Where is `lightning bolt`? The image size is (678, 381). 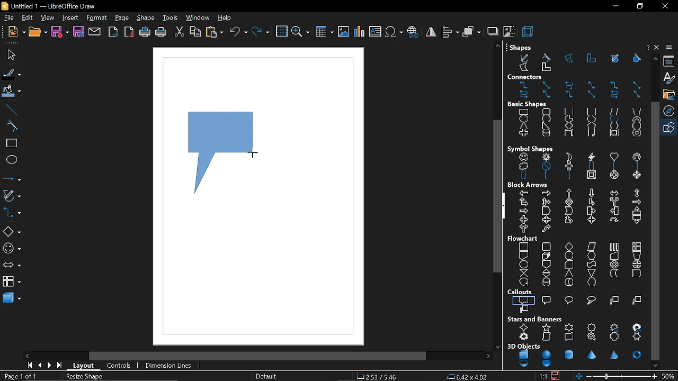
lightning bolt is located at coordinates (590, 158).